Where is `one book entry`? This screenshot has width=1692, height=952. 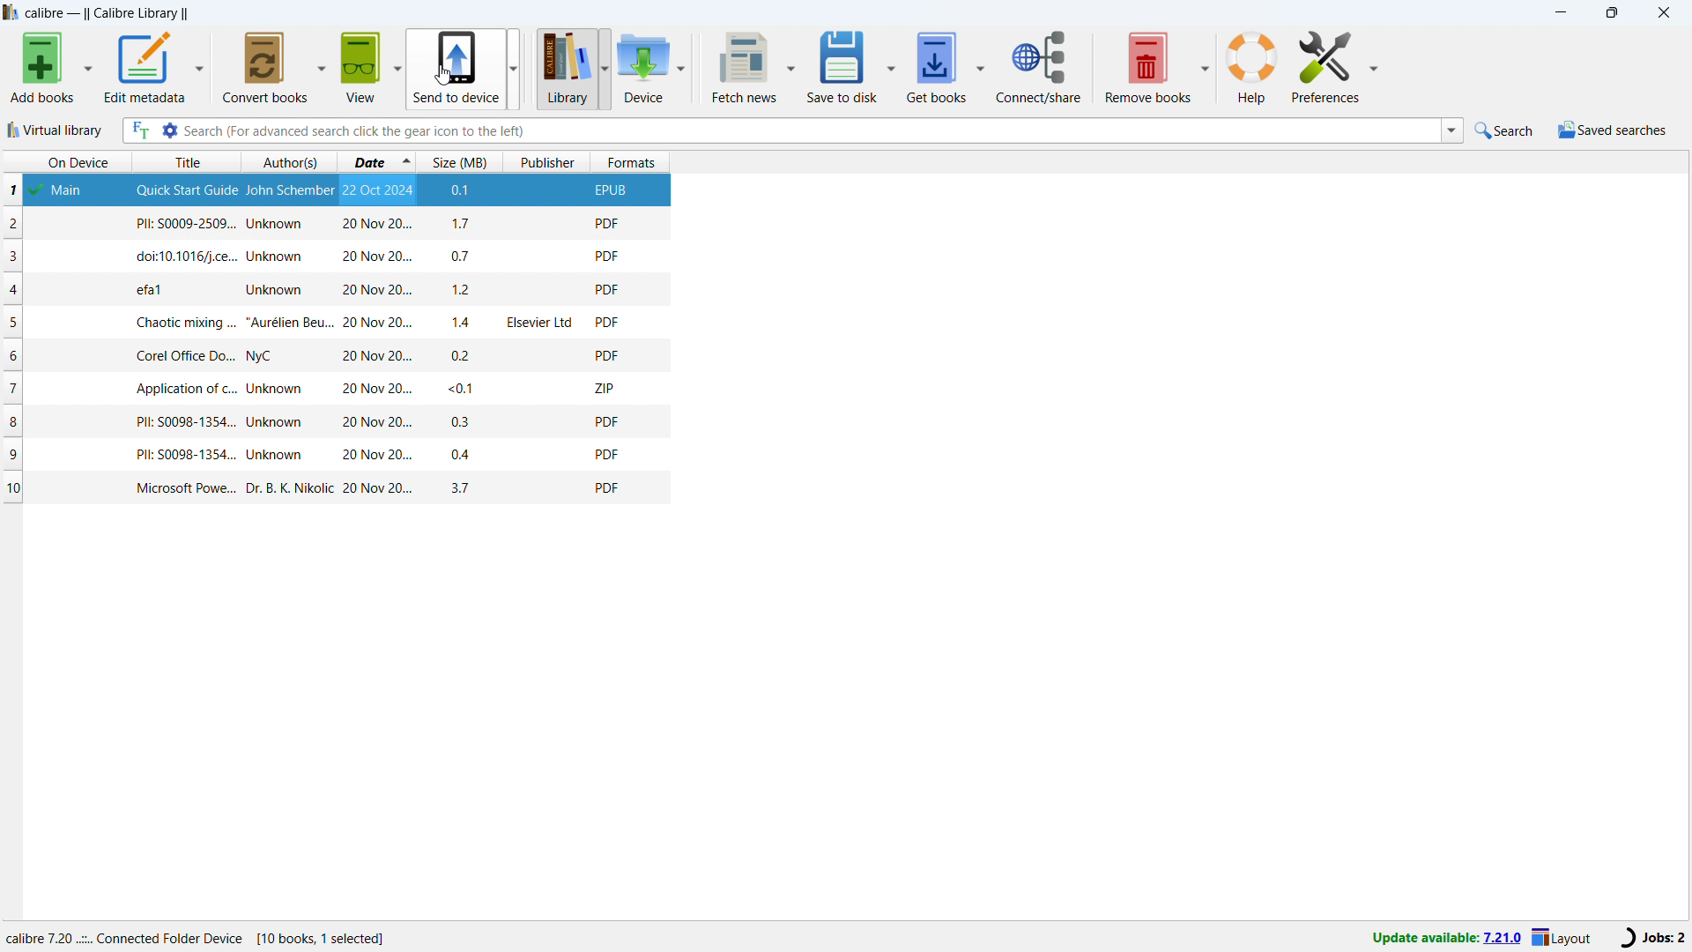
one book entry is located at coordinates (329, 225).